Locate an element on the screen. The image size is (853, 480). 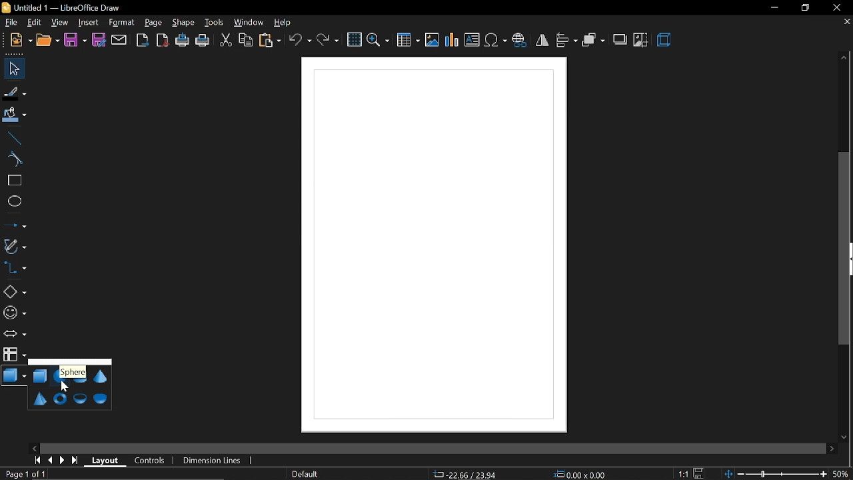
zoom is located at coordinates (378, 39).